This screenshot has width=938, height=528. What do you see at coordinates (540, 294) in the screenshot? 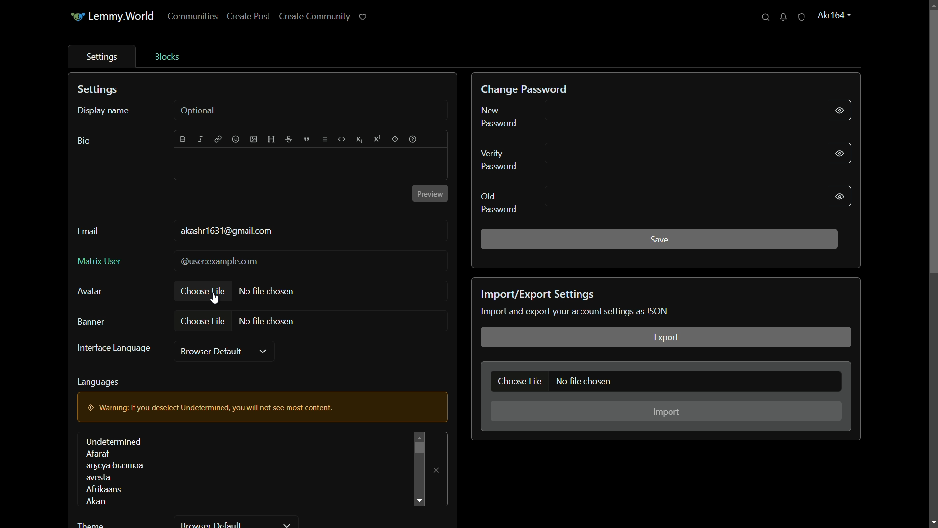
I see `import/export settings` at bounding box center [540, 294].